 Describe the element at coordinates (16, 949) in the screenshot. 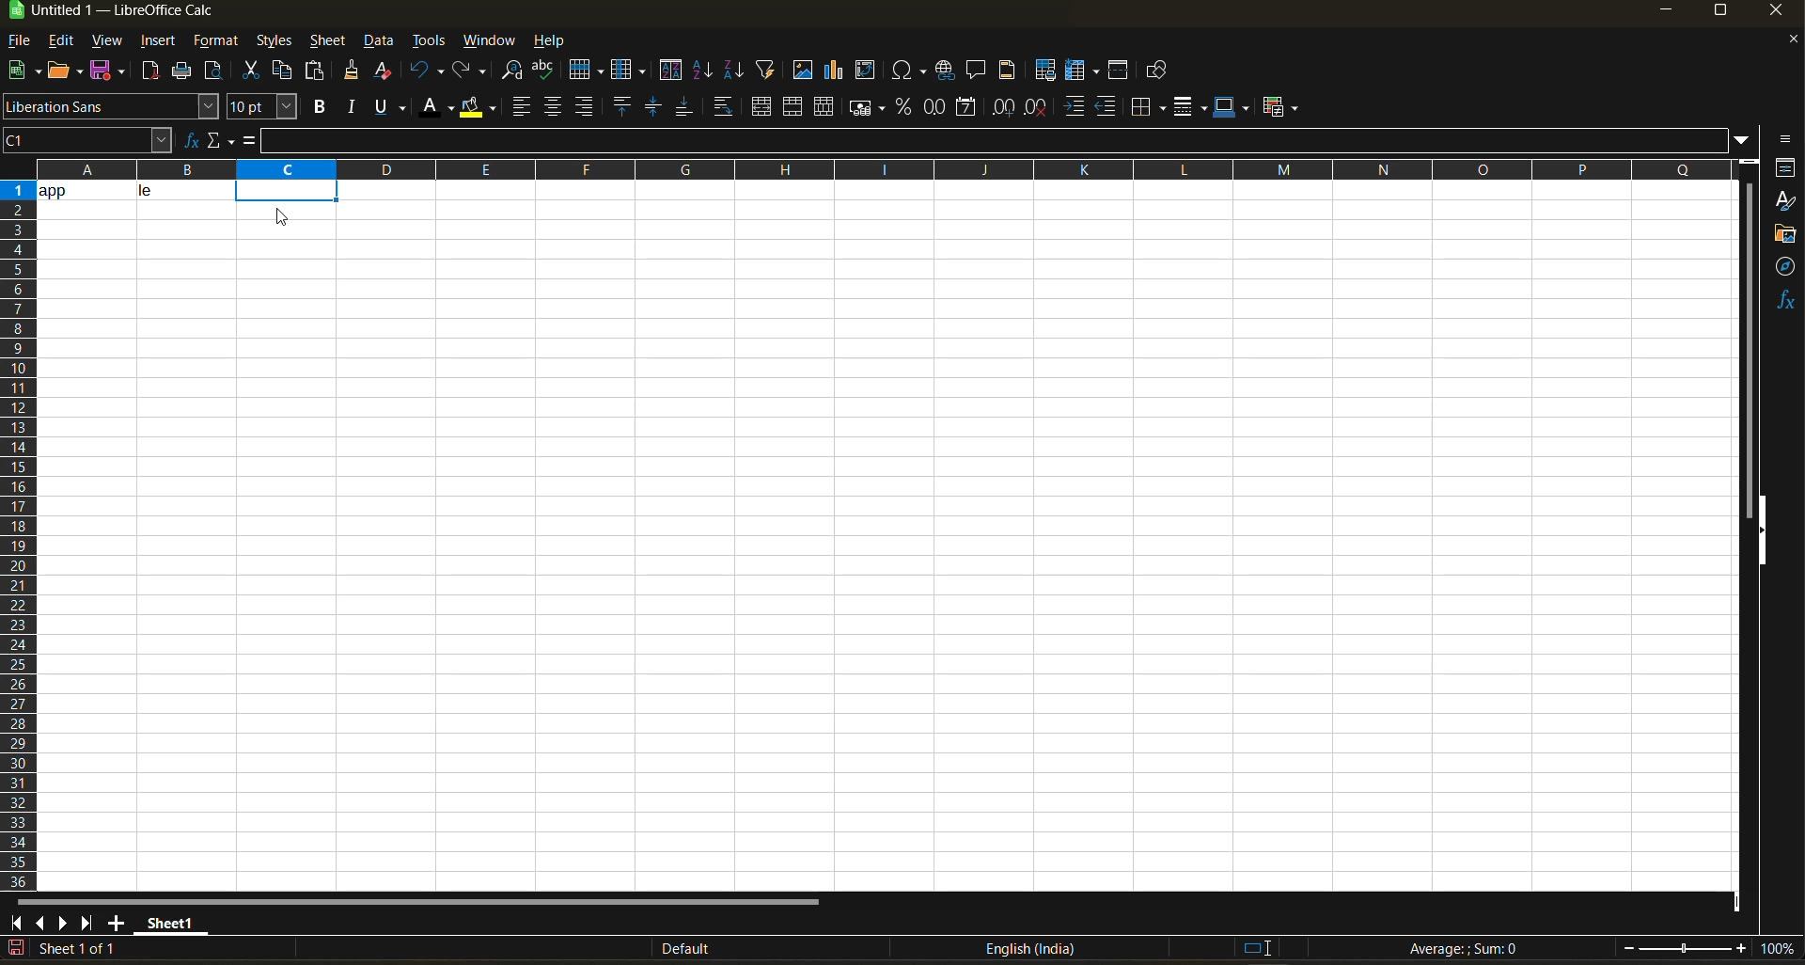

I see `click to save` at that location.